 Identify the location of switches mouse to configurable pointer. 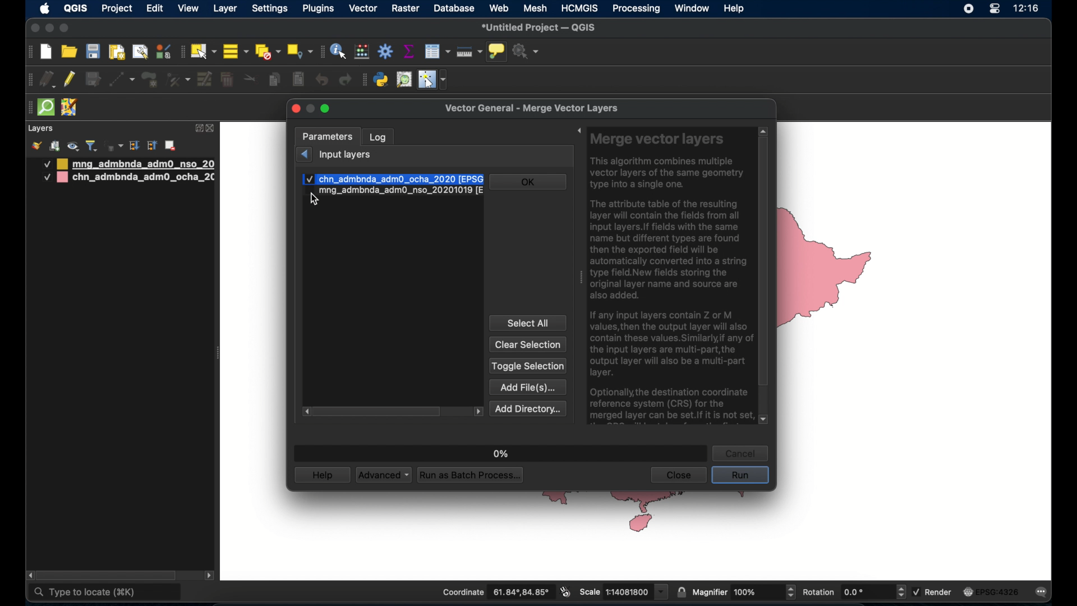
(434, 80).